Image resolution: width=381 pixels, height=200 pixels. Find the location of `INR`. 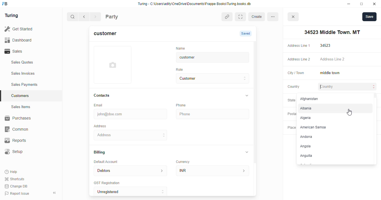

INR is located at coordinates (214, 170).